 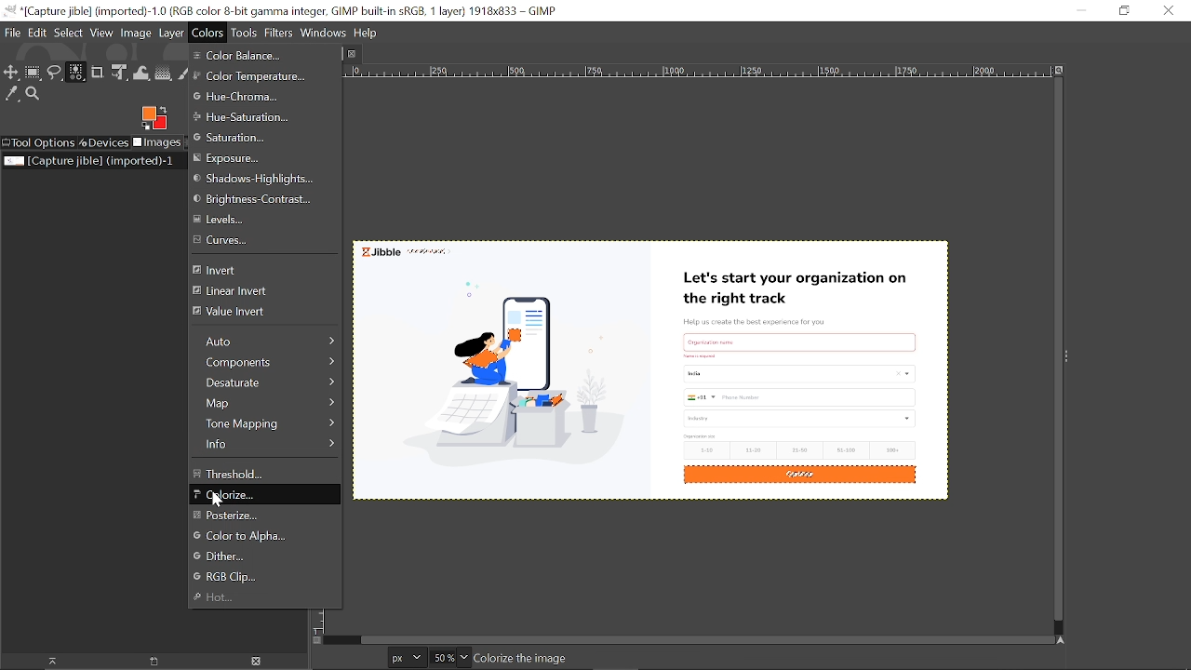 I want to click on Linear invert, so click(x=252, y=292).